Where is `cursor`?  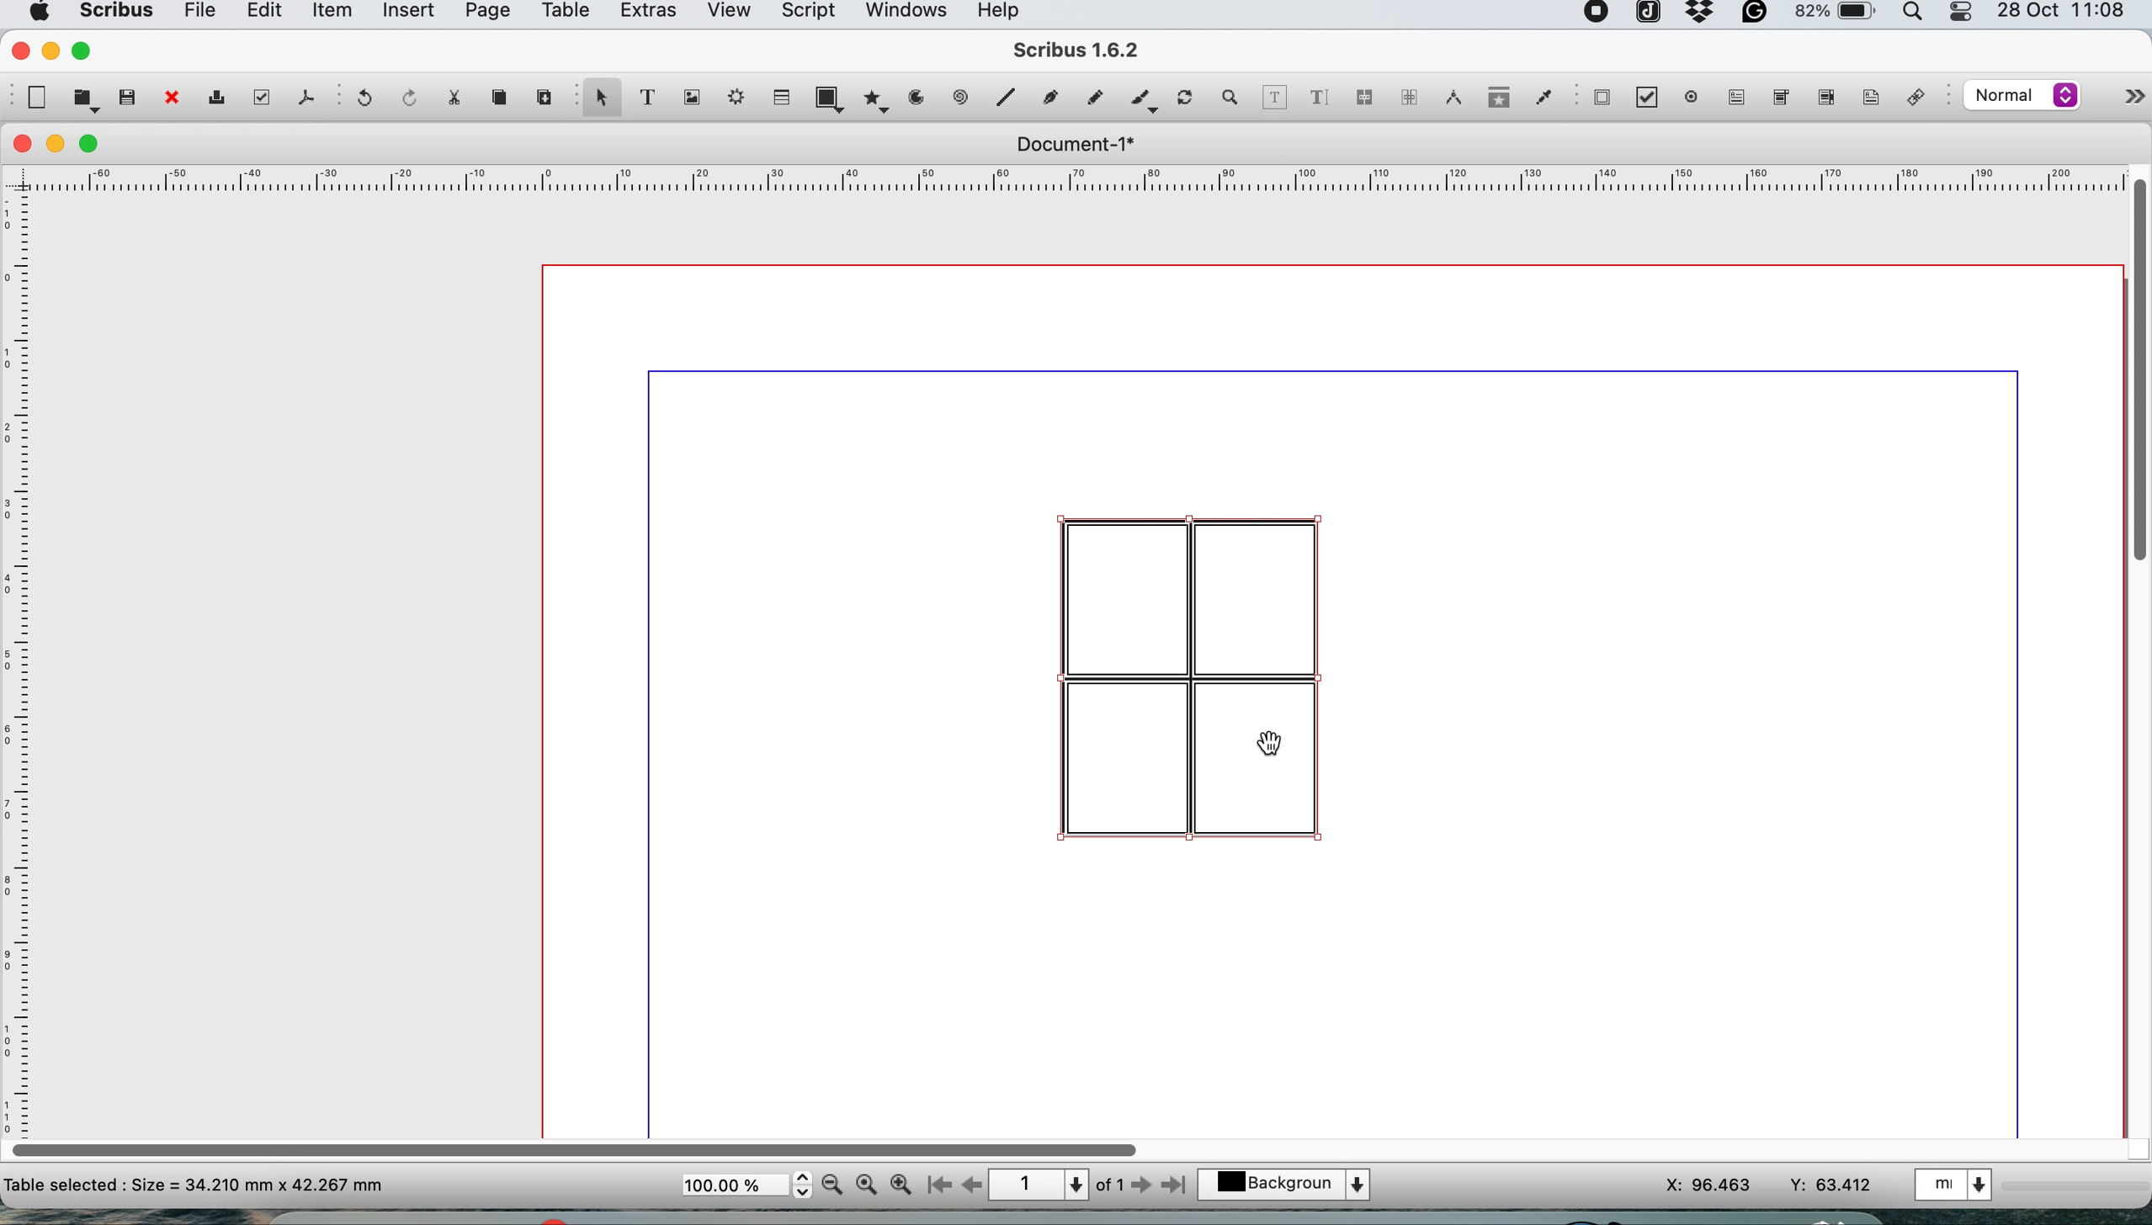 cursor is located at coordinates (1260, 750).